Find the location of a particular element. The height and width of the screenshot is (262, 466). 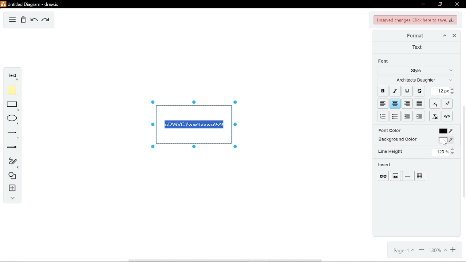

minimize is located at coordinates (423, 5).